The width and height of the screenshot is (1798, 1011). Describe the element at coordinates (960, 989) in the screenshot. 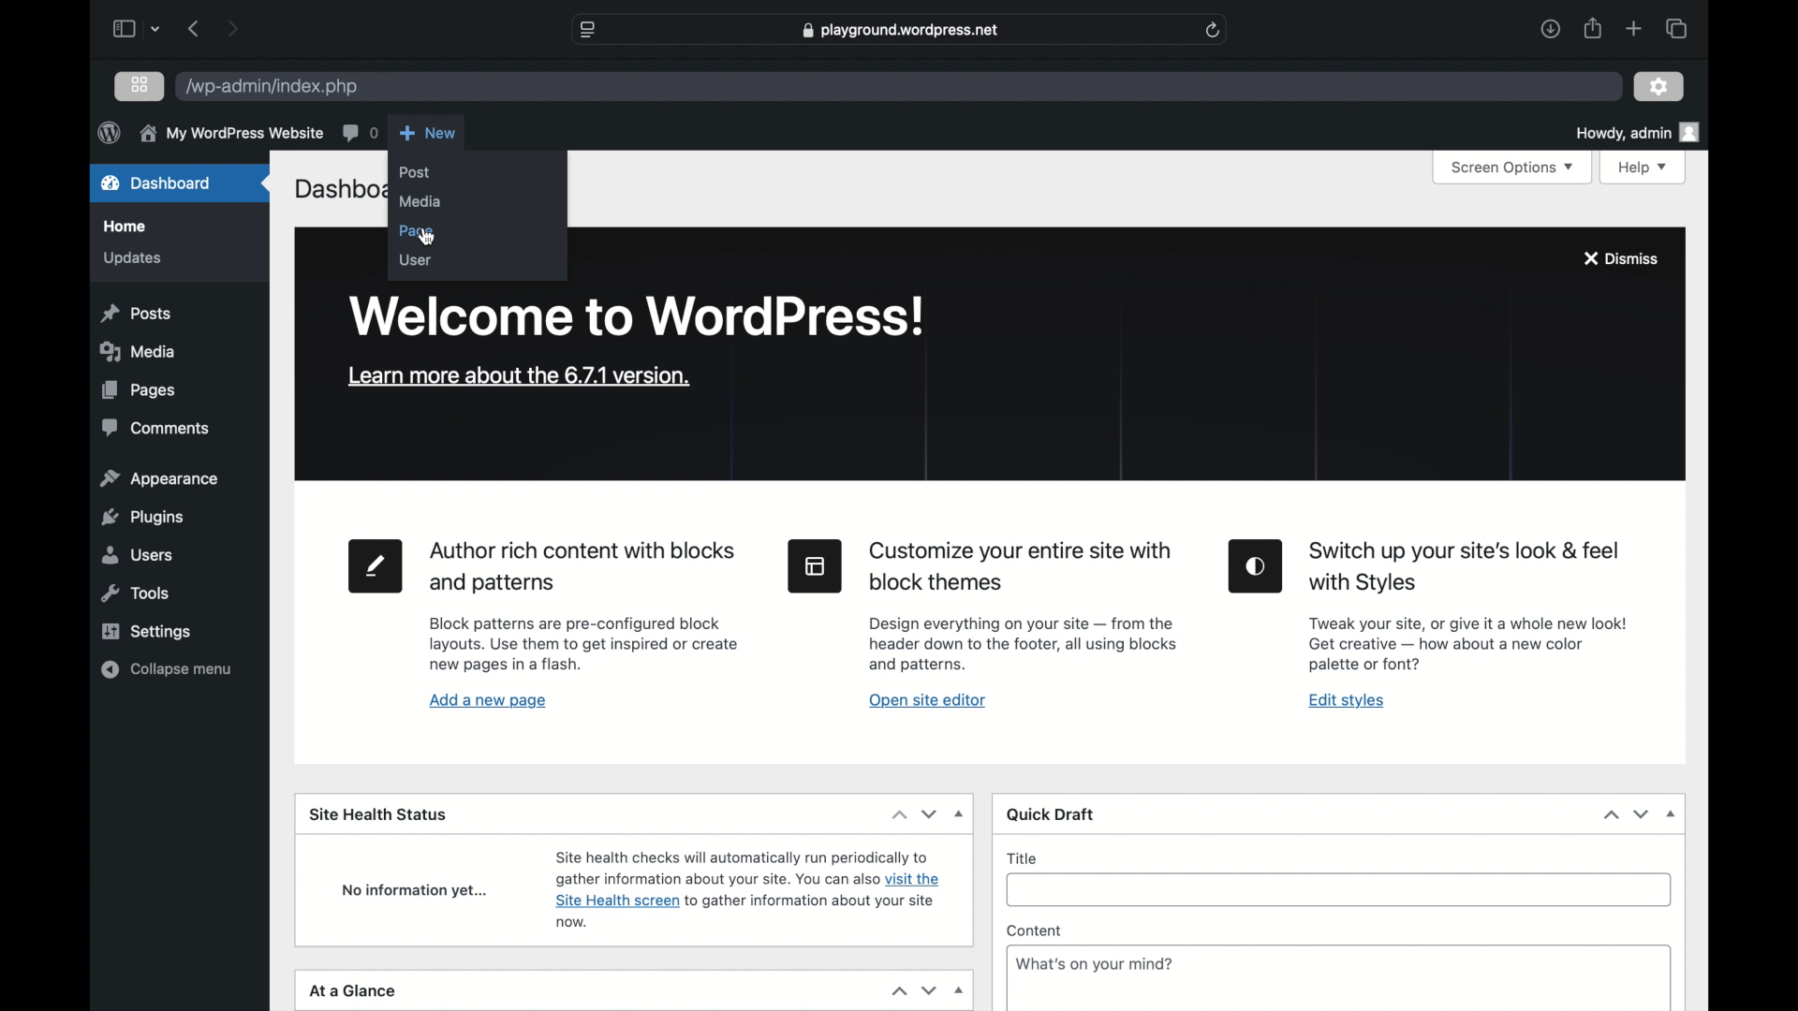

I see `dropdown` at that location.